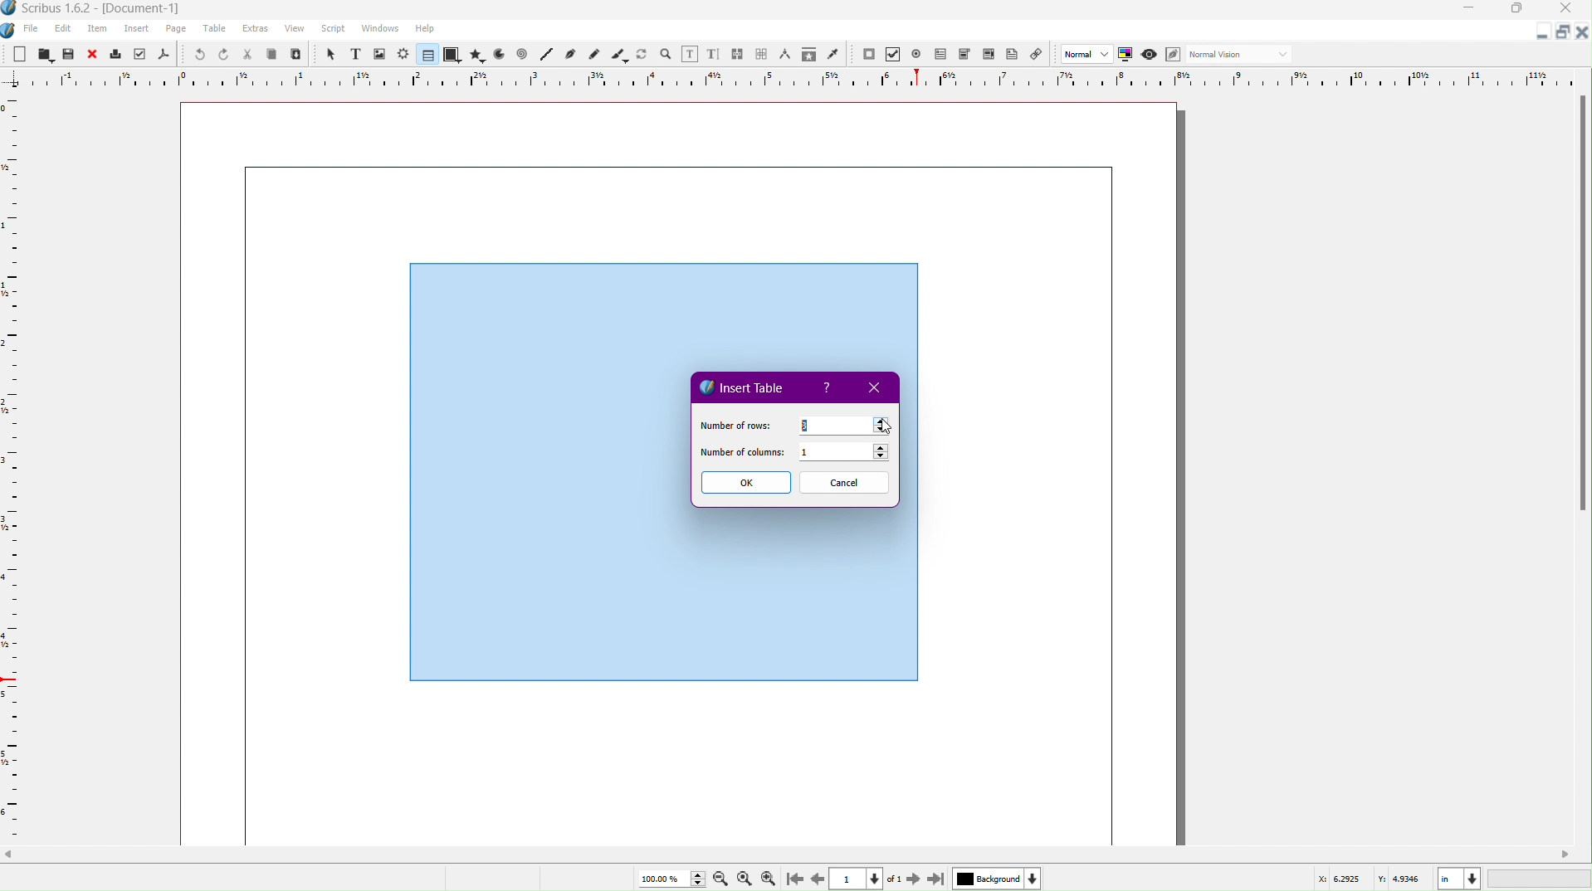 The height and width of the screenshot is (891, 1592). Describe the element at coordinates (896, 56) in the screenshot. I see `PDF Check Box` at that location.